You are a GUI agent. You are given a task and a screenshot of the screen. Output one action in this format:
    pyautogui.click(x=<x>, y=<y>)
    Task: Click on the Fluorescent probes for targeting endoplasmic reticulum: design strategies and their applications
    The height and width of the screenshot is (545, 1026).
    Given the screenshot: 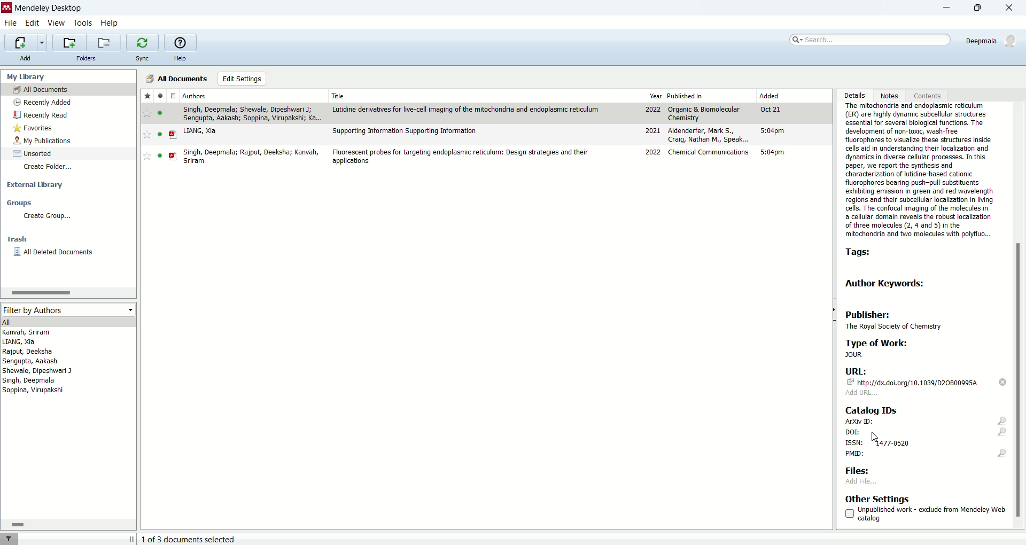 What is the action you would take?
    pyautogui.click(x=460, y=157)
    